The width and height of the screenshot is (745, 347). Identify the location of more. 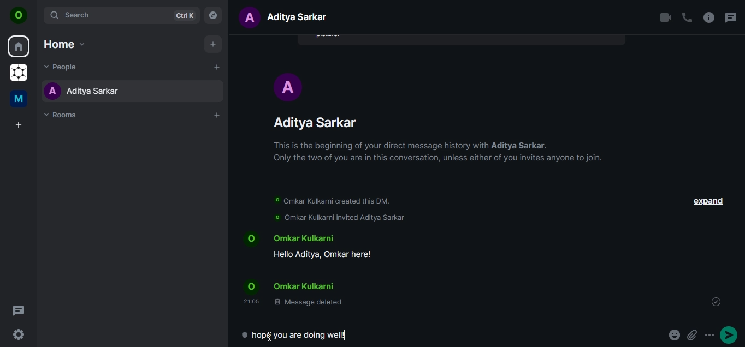
(709, 336).